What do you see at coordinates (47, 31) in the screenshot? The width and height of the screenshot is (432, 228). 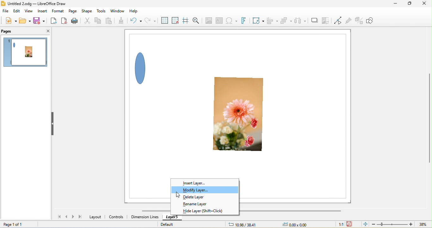 I see `close` at bounding box center [47, 31].